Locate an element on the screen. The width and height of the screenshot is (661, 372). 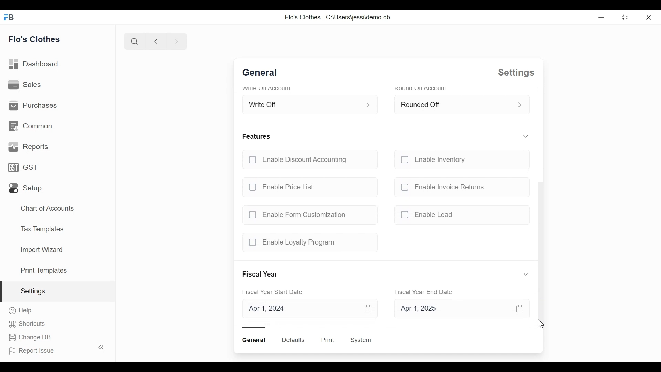
Import Wizard is located at coordinates (41, 250).